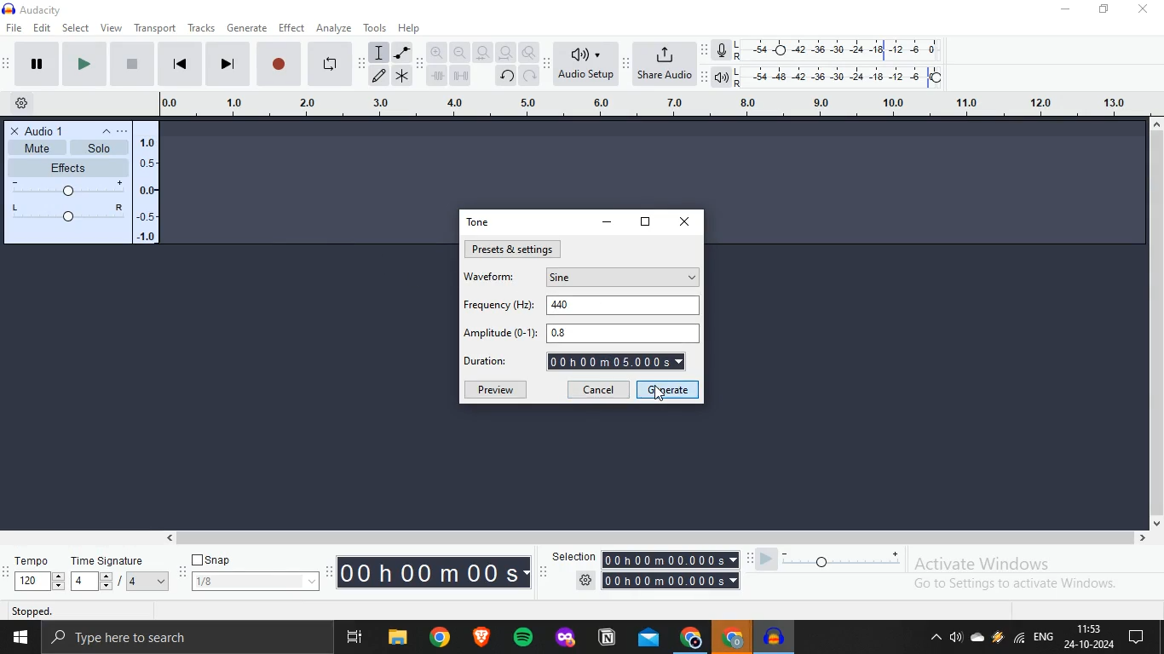  What do you see at coordinates (1046, 637) in the screenshot?
I see `Language` at bounding box center [1046, 637].